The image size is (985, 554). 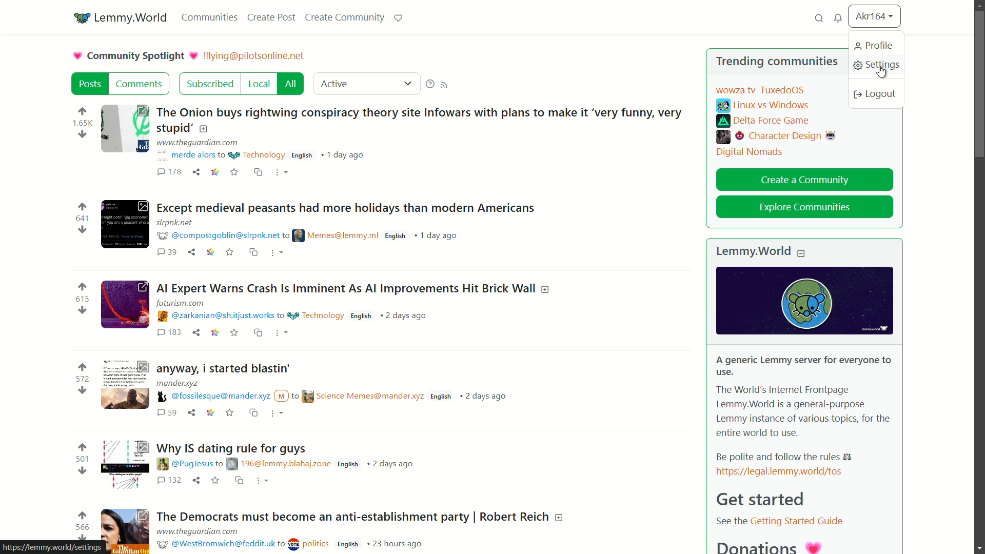 I want to click on server name, so click(x=132, y=18).